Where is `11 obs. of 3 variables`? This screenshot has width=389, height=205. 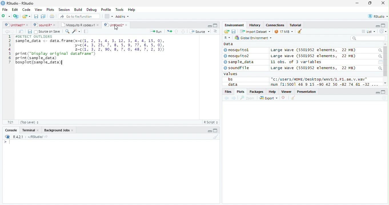
11 obs. of 3 variables is located at coordinates (296, 62).